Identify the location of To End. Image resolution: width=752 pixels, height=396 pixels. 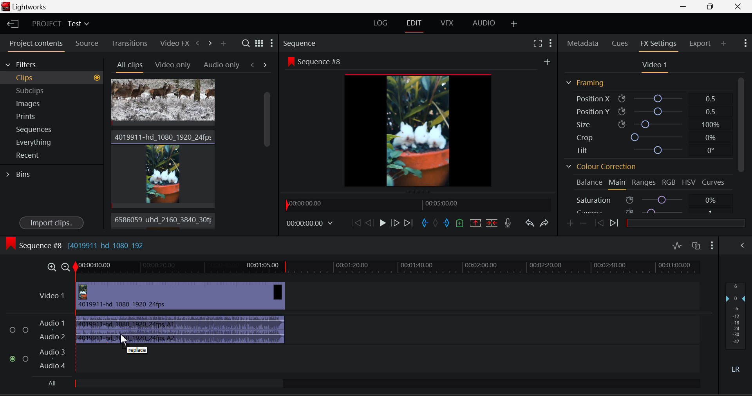
(409, 224).